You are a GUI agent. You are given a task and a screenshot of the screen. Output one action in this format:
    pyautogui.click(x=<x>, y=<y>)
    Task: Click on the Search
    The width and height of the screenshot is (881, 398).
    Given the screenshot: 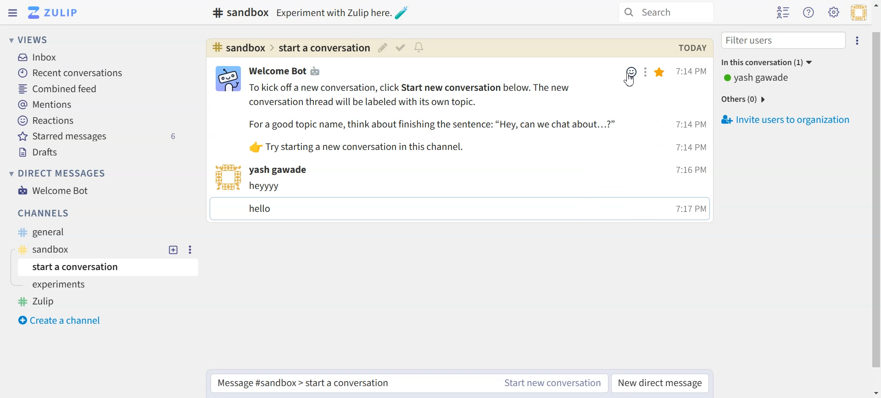 What is the action you would take?
    pyautogui.click(x=666, y=12)
    